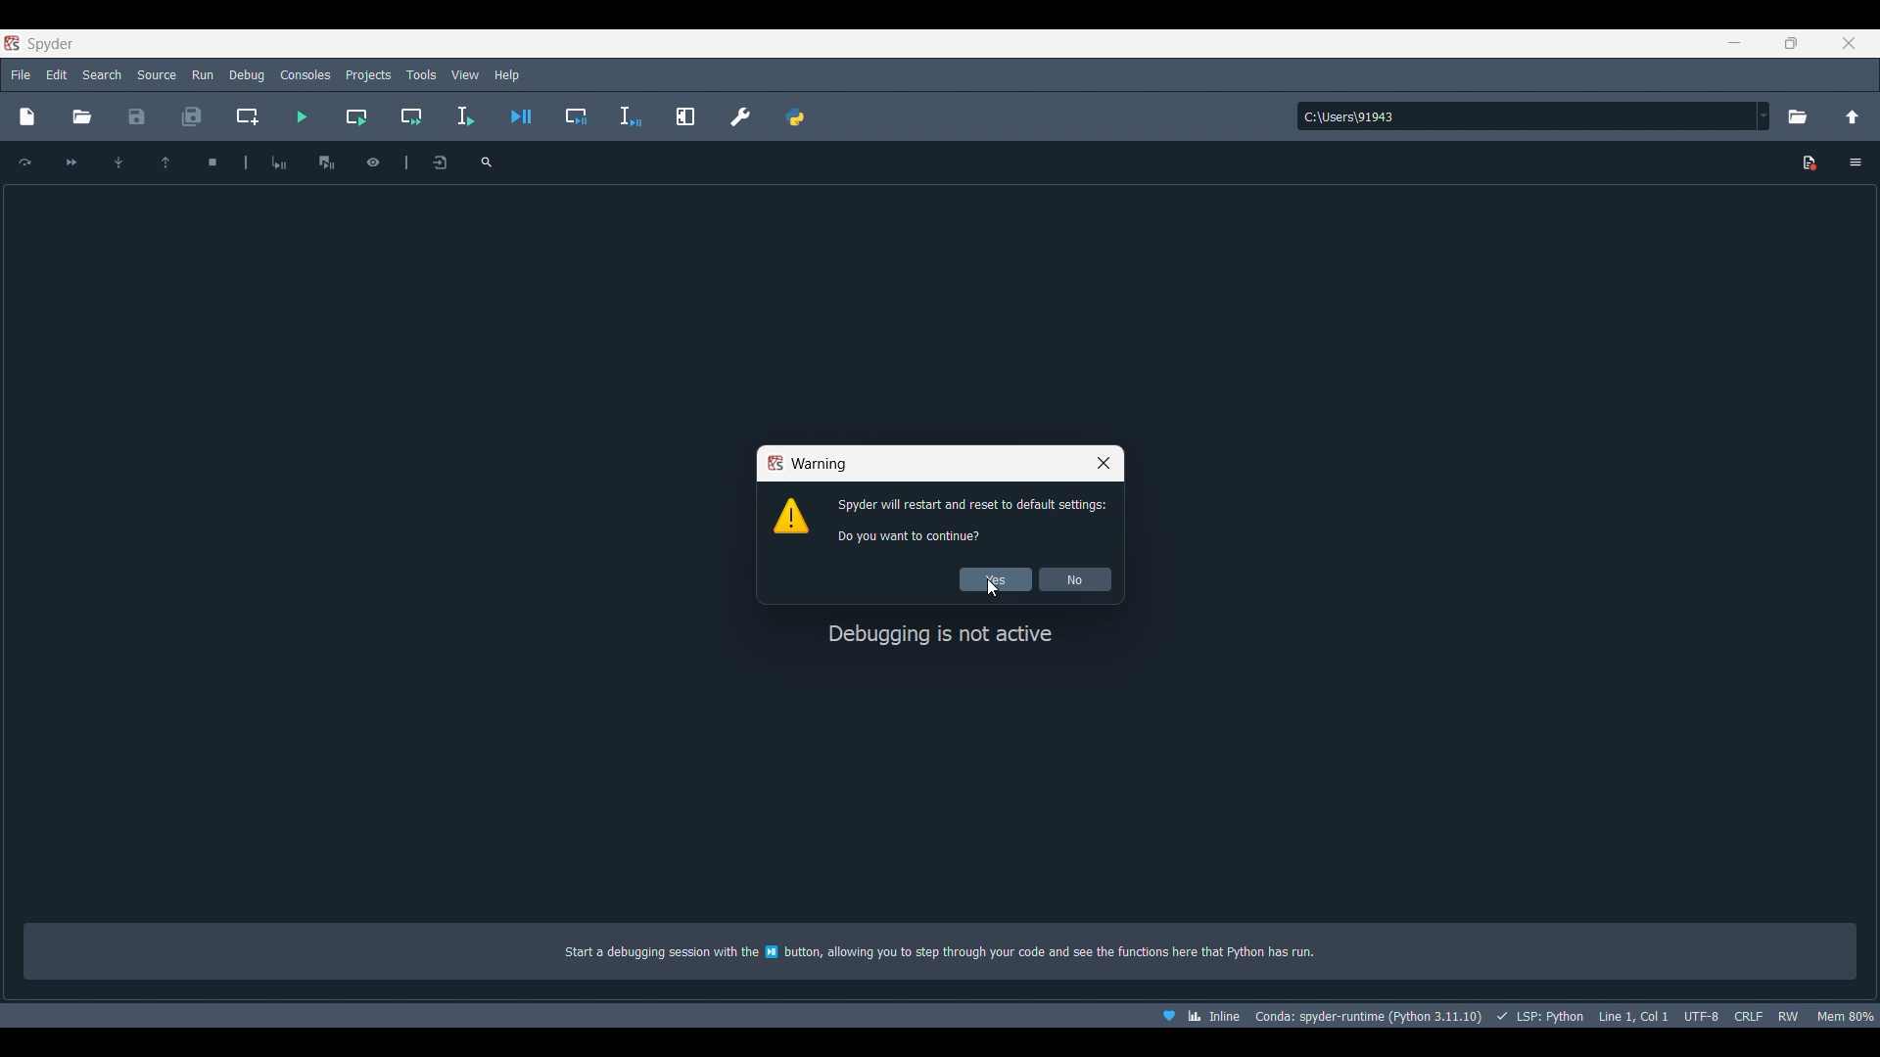 This screenshot has width=1880, height=1057. What do you see at coordinates (411, 116) in the screenshot?
I see `Run current cell and go to the next one` at bounding box center [411, 116].